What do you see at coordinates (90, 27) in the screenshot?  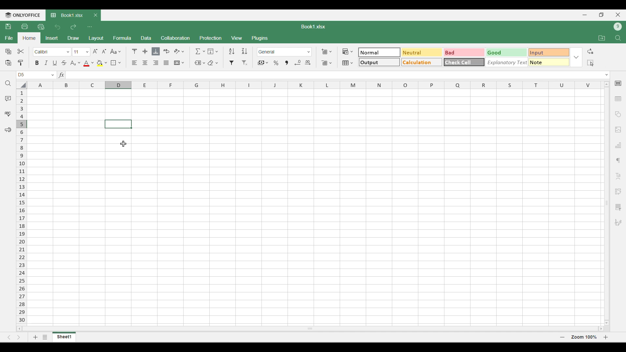 I see `Customize quick access toolbar` at bounding box center [90, 27].